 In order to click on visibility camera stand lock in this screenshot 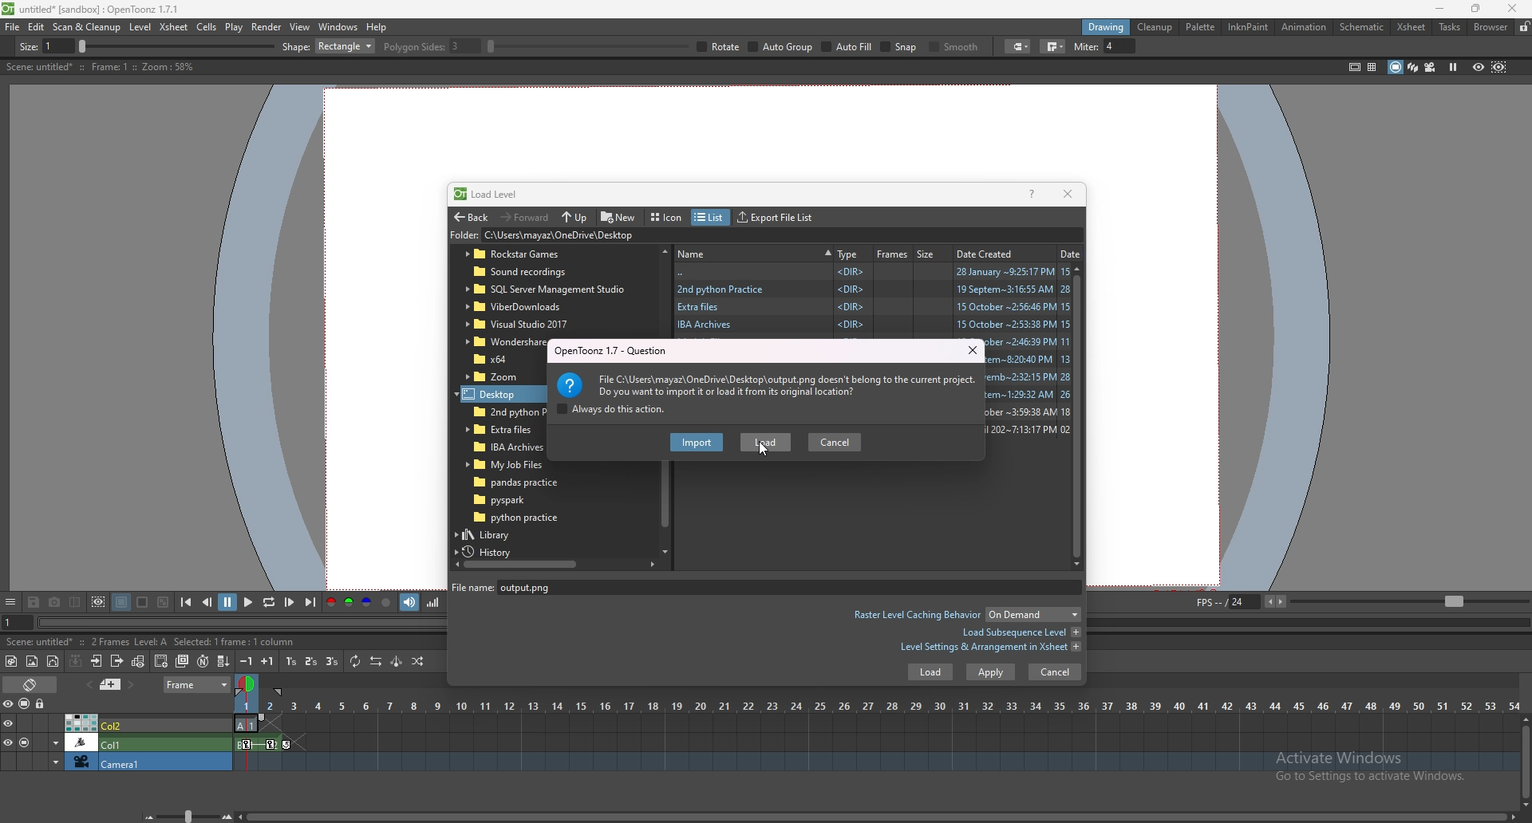, I will do `click(26, 703)`.